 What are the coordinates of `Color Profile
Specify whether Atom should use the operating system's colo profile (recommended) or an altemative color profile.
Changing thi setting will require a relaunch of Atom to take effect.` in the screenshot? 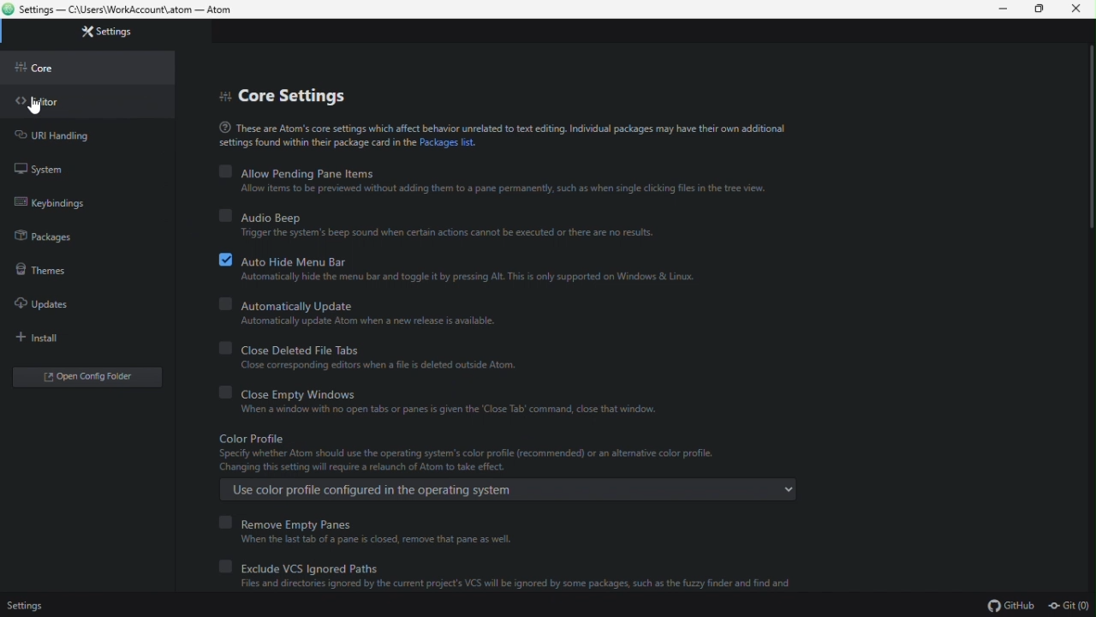 It's located at (479, 451).